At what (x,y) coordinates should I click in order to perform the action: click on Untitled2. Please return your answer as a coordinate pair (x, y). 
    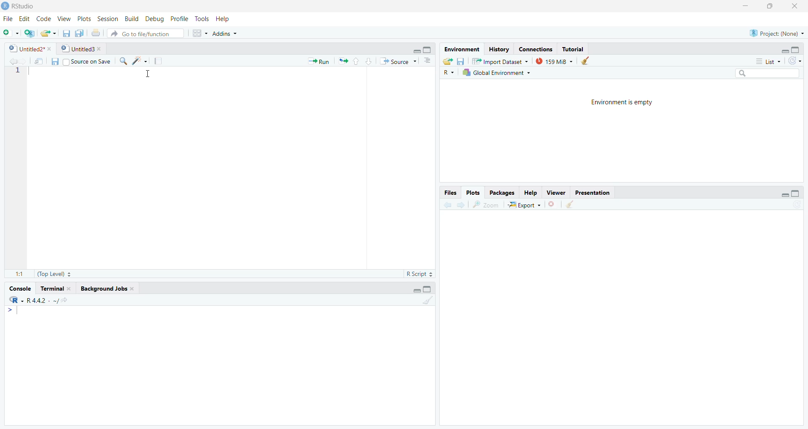
    Looking at the image, I should click on (29, 48).